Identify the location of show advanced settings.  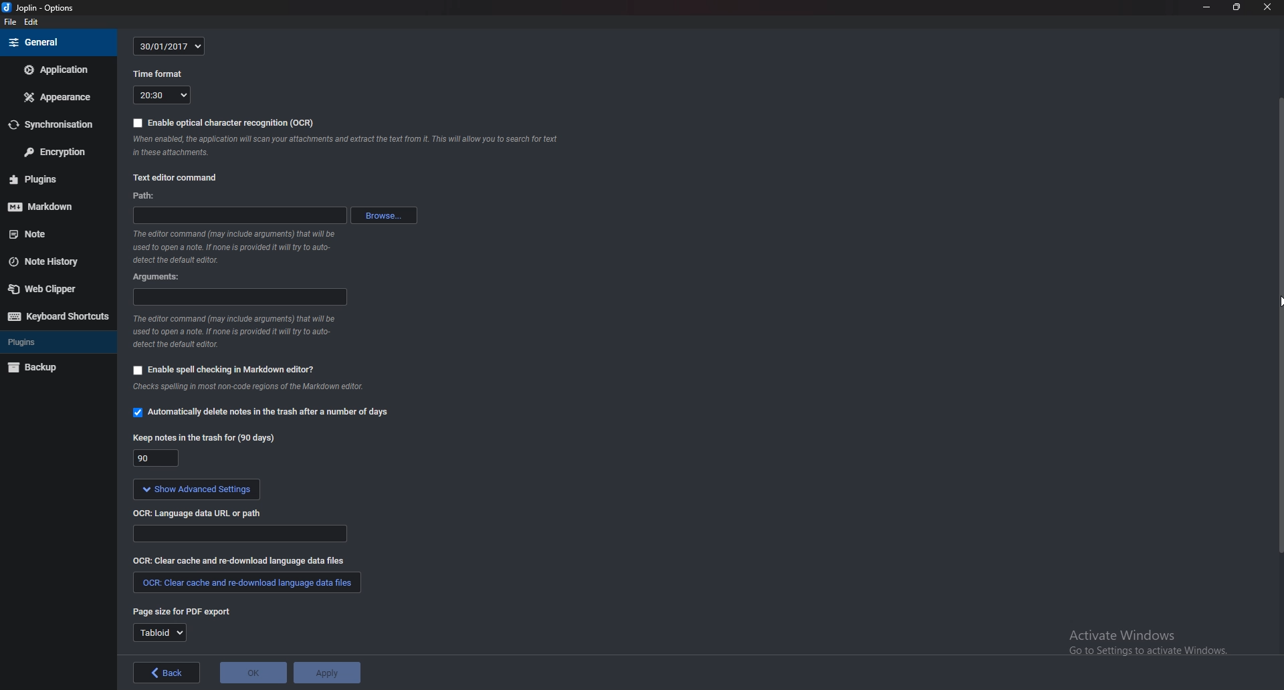
(229, 489).